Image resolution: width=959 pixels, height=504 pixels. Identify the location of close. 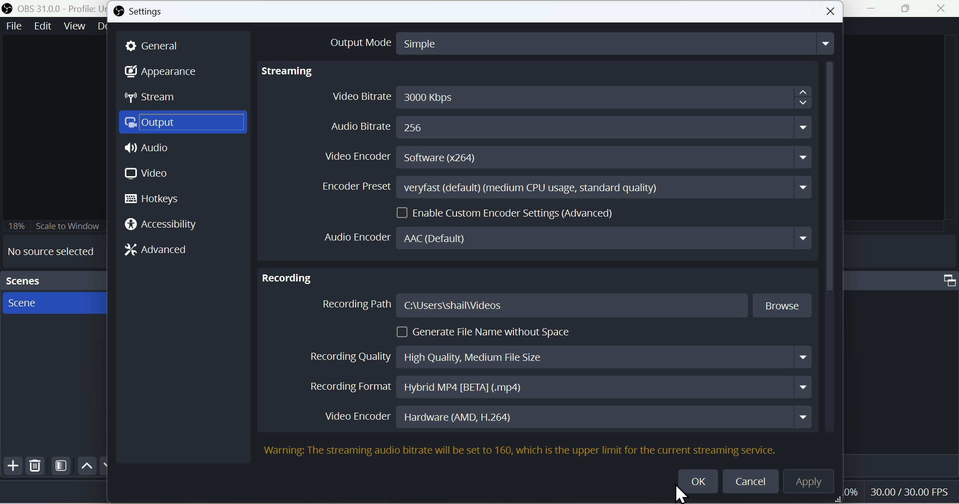
(944, 9).